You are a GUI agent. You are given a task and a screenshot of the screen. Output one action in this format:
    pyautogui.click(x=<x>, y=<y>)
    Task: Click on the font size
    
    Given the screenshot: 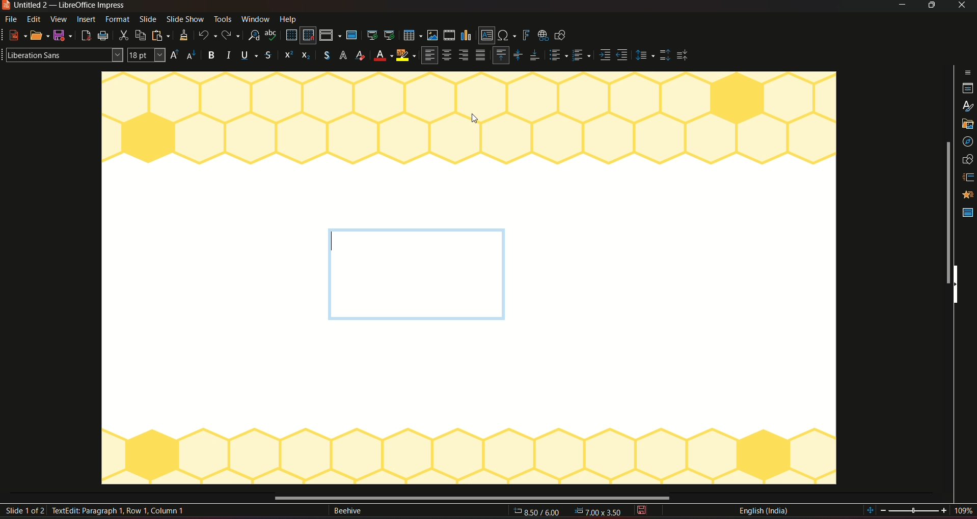 What is the action you would take?
    pyautogui.click(x=148, y=55)
    